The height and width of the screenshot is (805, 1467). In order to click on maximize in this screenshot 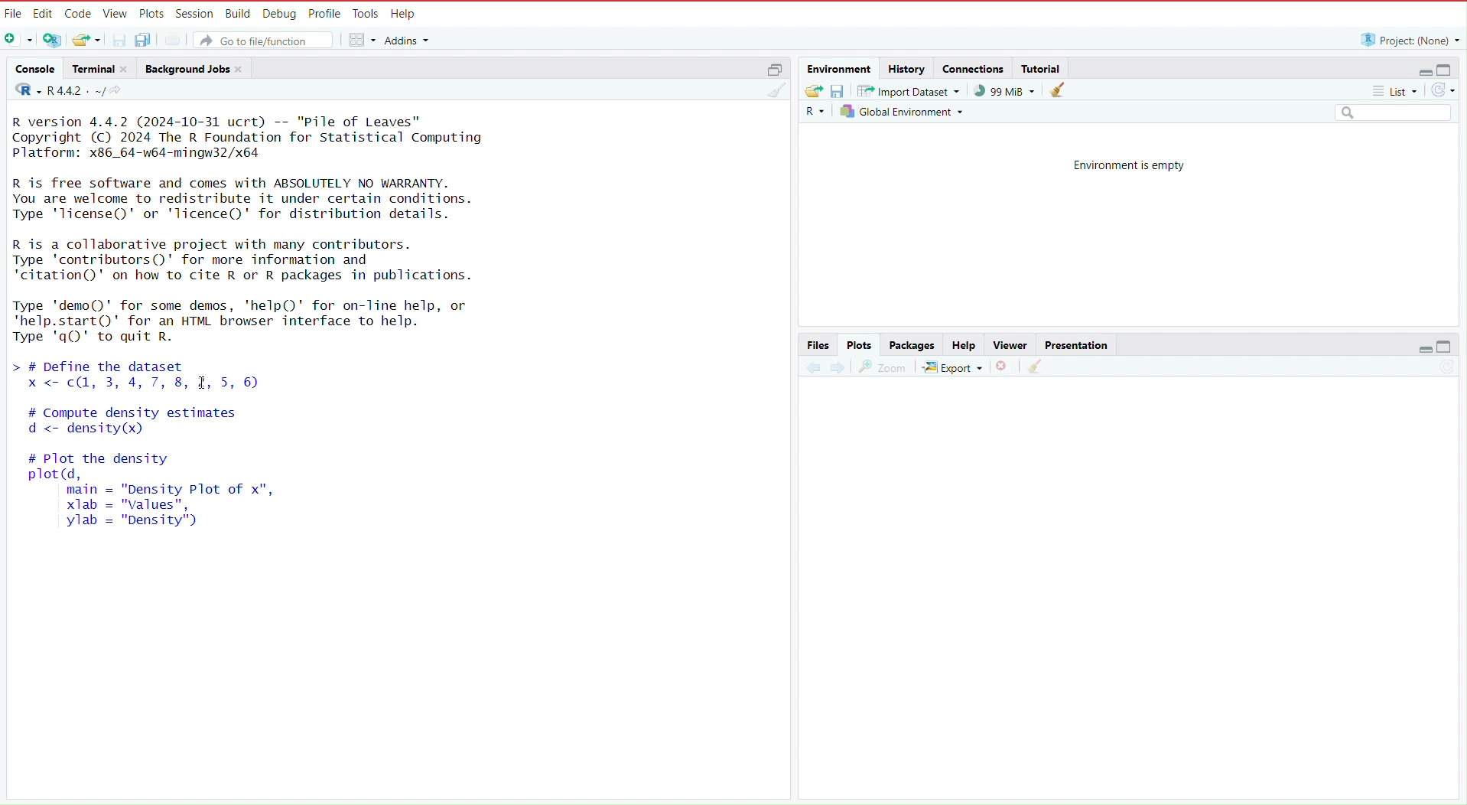, I will do `click(1450, 67)`.